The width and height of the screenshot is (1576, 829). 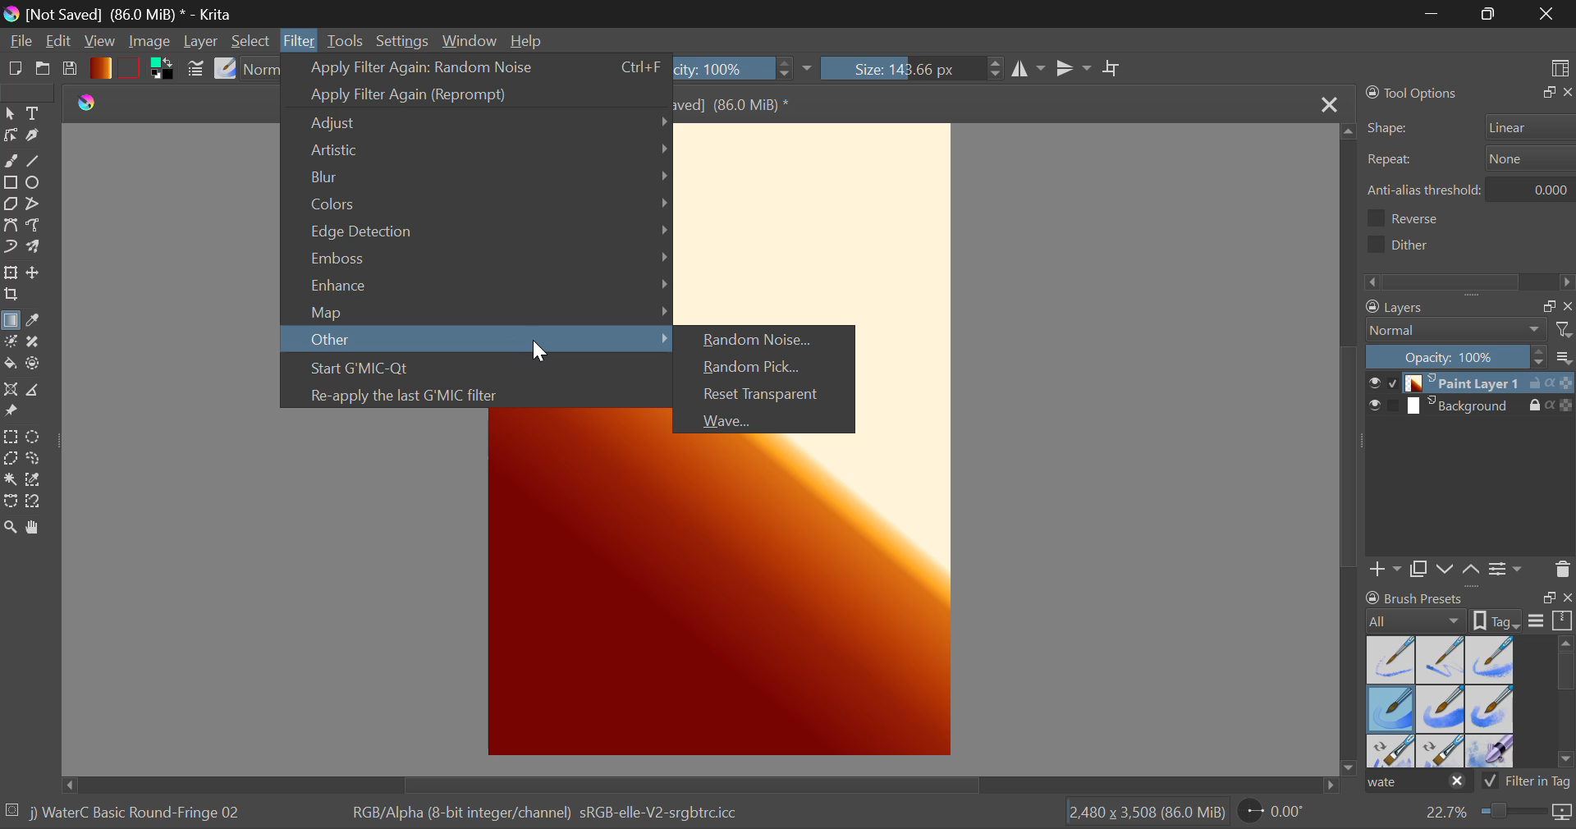 What do you see at coordinates (1496, 815) in the screenshot?
I see `Zoom 22.7%` at bounding box center [1496, 815].